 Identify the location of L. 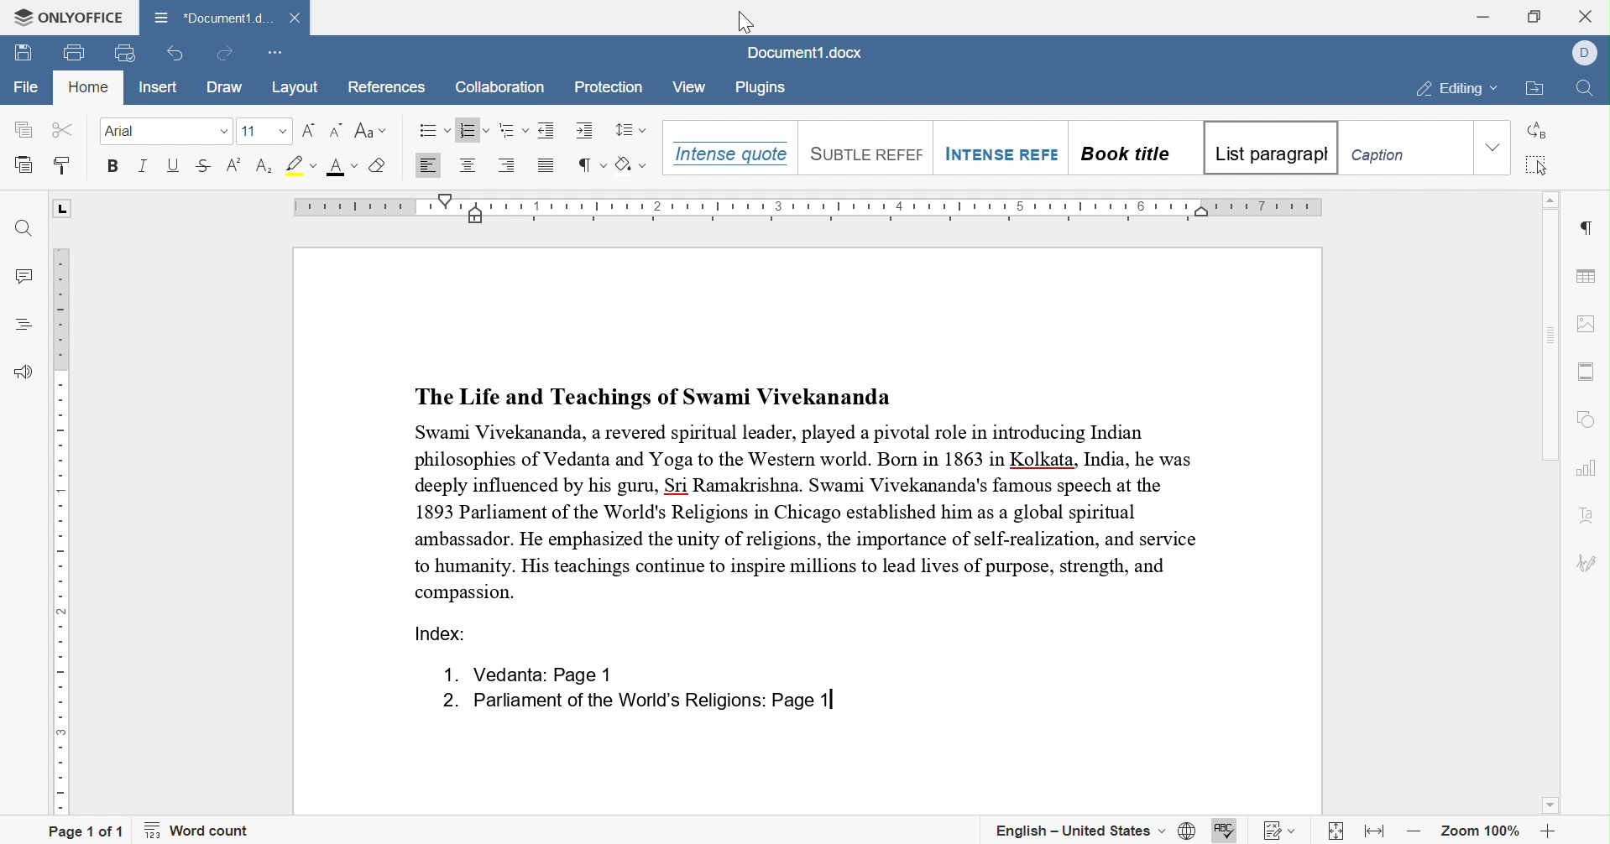
(65, 210).